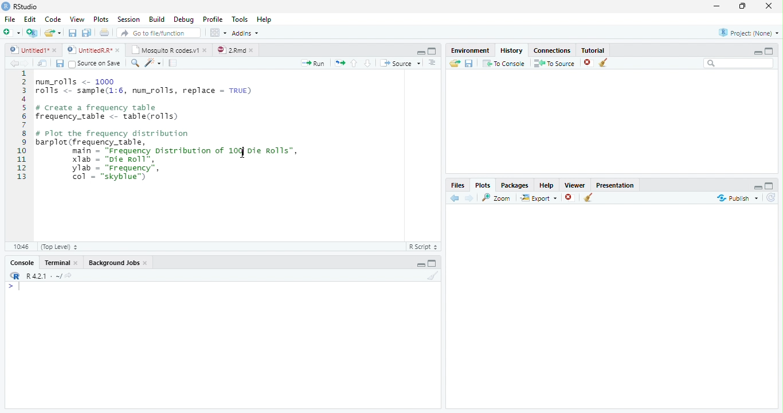 Image resolution: width=783 pixels, height=413 pixels. Describe the element at coordinates (13, 63) in the screenshot. I see `Previous Source Location` at that location.